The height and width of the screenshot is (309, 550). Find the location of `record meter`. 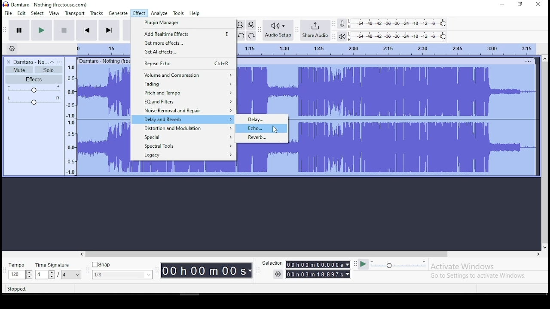

record meter is located at coordinates (342, 24).